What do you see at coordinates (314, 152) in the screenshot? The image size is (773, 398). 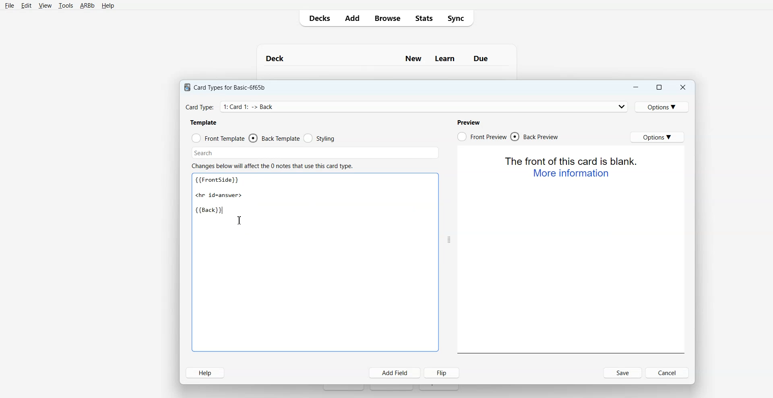 I see `Search Bar` at bounding box center [314, 152].